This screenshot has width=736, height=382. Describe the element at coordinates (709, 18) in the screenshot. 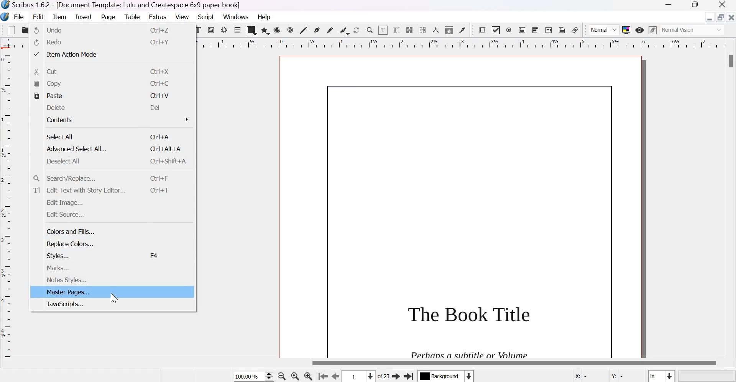

I see `Minimize` at that location.